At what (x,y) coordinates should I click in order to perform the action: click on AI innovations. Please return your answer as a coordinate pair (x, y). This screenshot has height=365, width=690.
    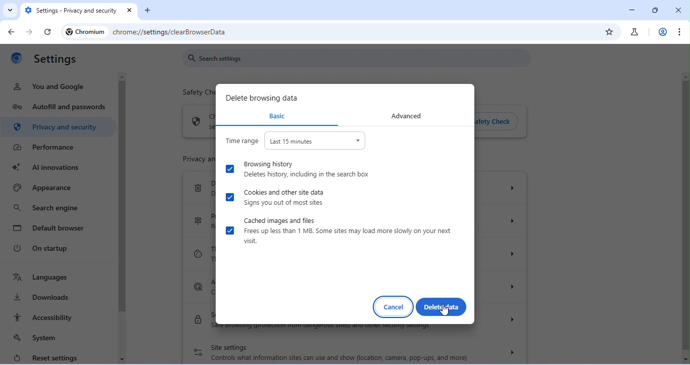
    Looking at the image, I should click on (52, 167).